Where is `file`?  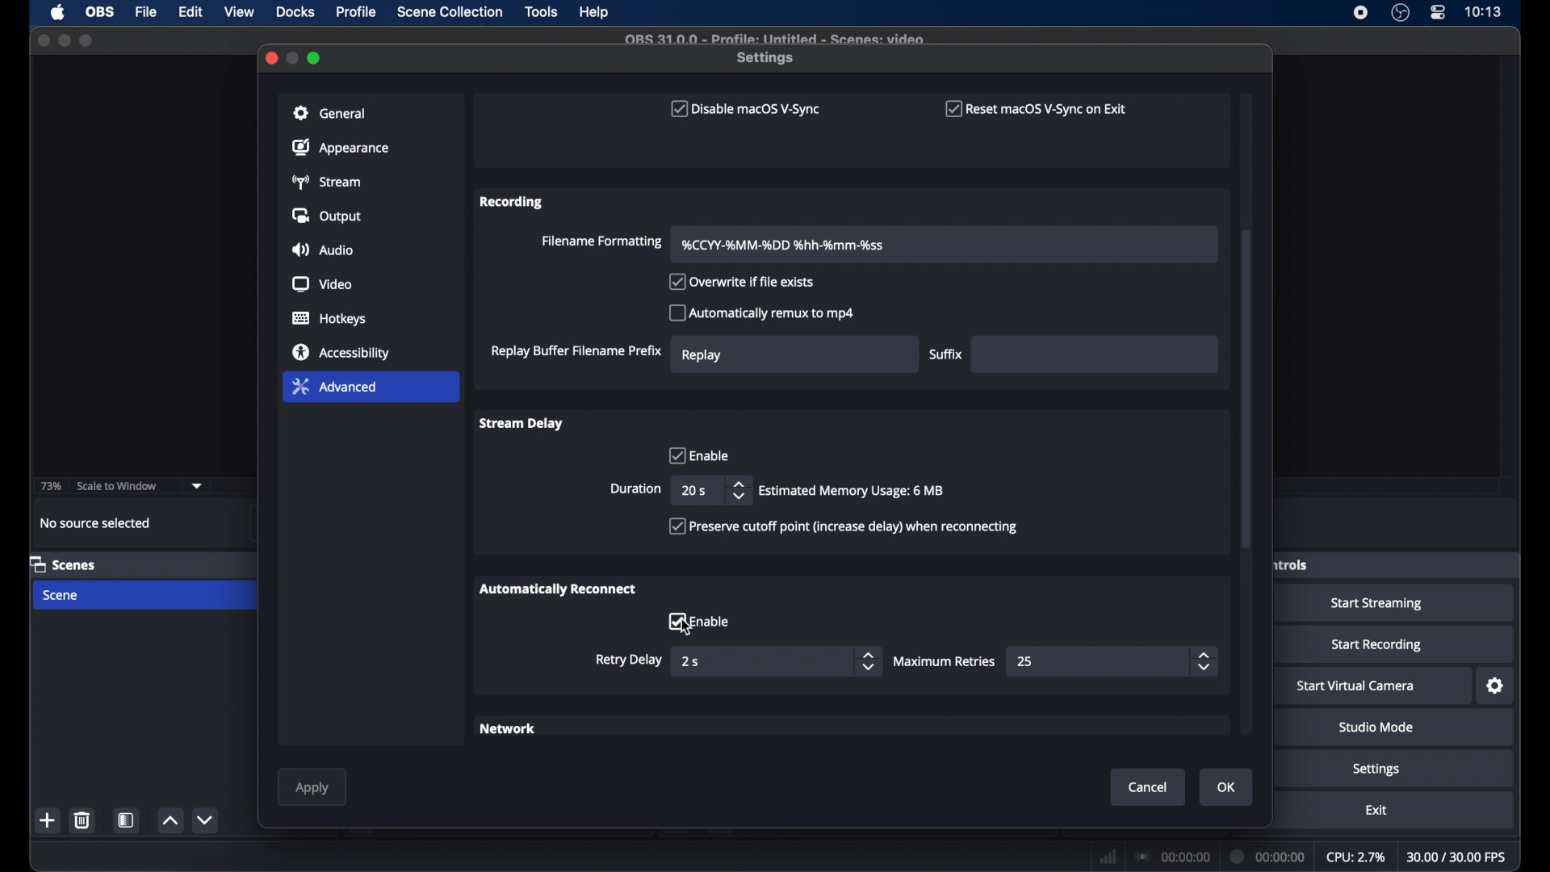 file is located at coordinates (146, 13).